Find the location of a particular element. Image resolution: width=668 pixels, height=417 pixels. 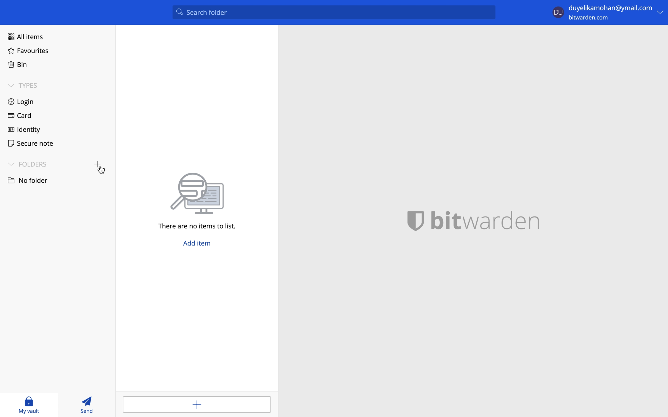

no folder is located at coordinates (27, 180).